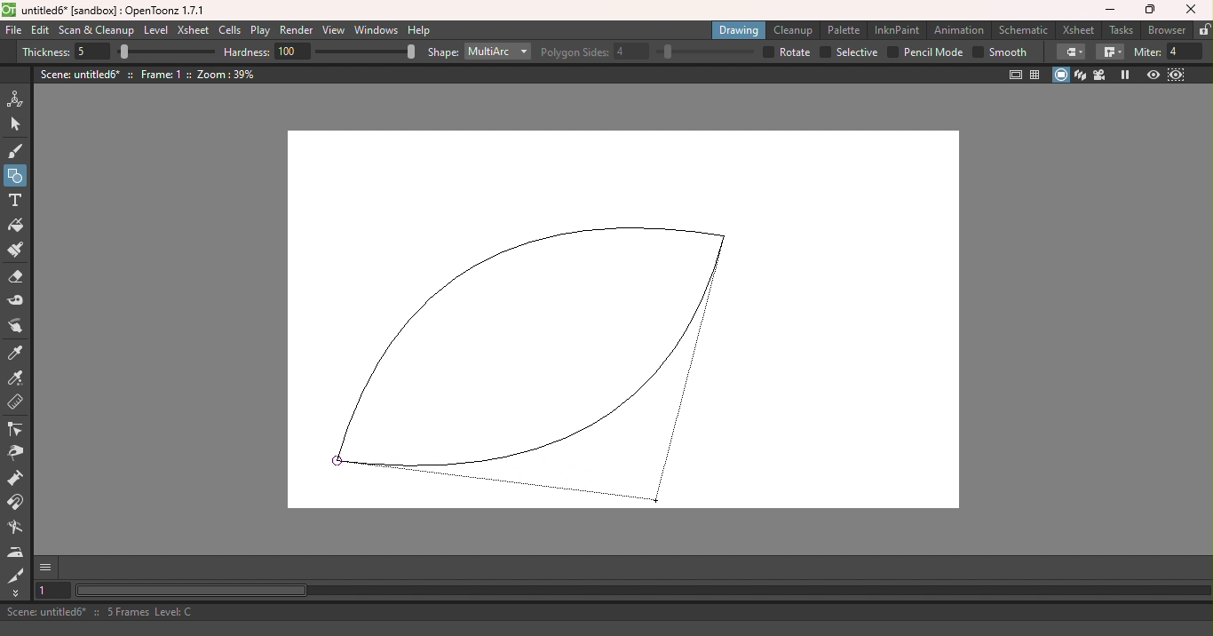 The image size is (1213, 636). Describe the element at coordinates (96, 30) in the screenshot. I see `Scan & Cleanup` at that location.